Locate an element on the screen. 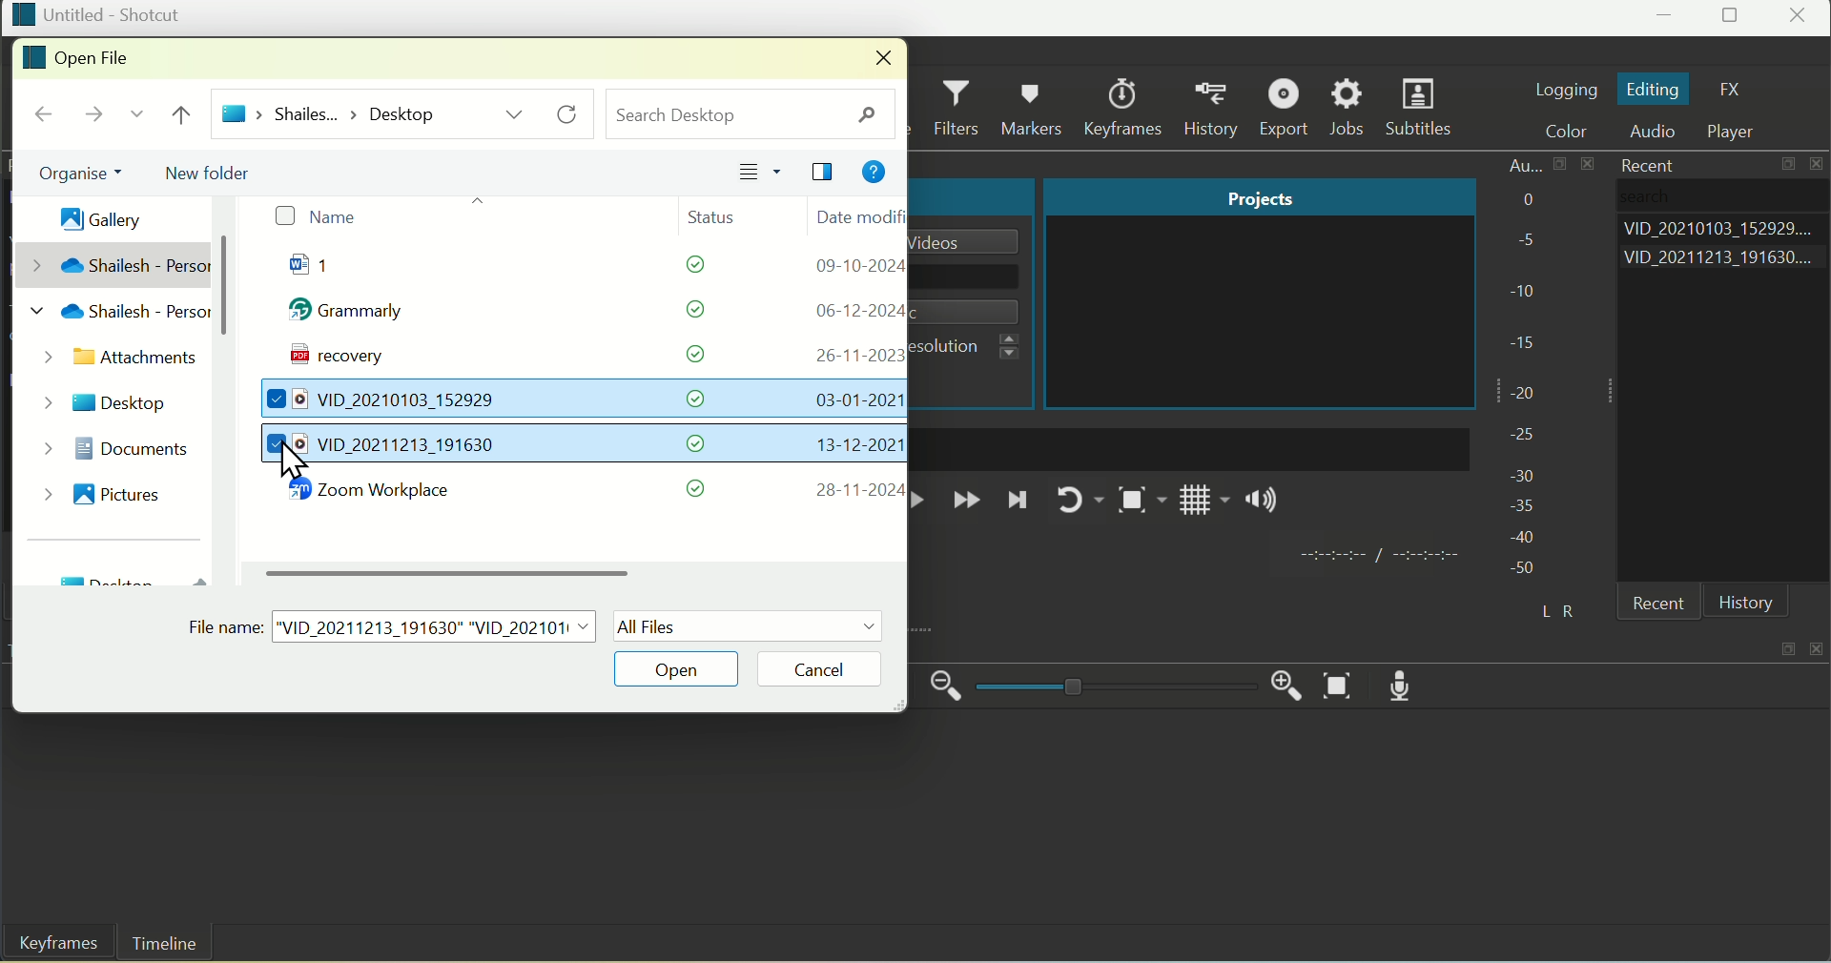  Name is located at coordinates (315, 217).